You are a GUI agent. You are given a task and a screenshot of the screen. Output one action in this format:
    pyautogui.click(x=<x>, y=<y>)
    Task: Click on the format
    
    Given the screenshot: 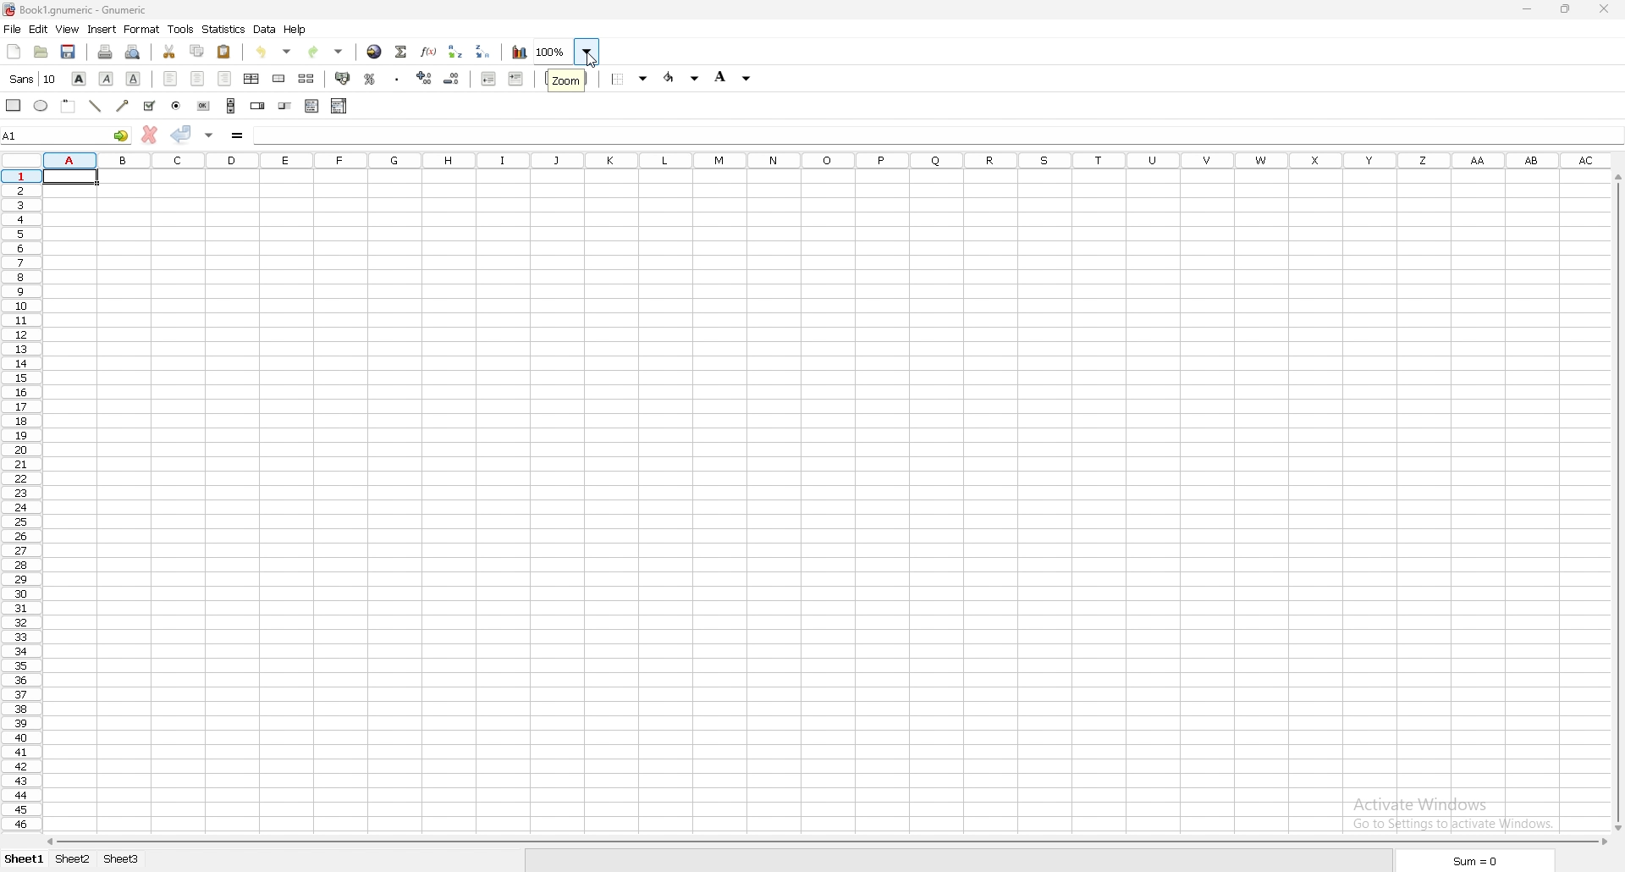 What is the action you would take?
    pyautogui.click(x=142, y=29)
    